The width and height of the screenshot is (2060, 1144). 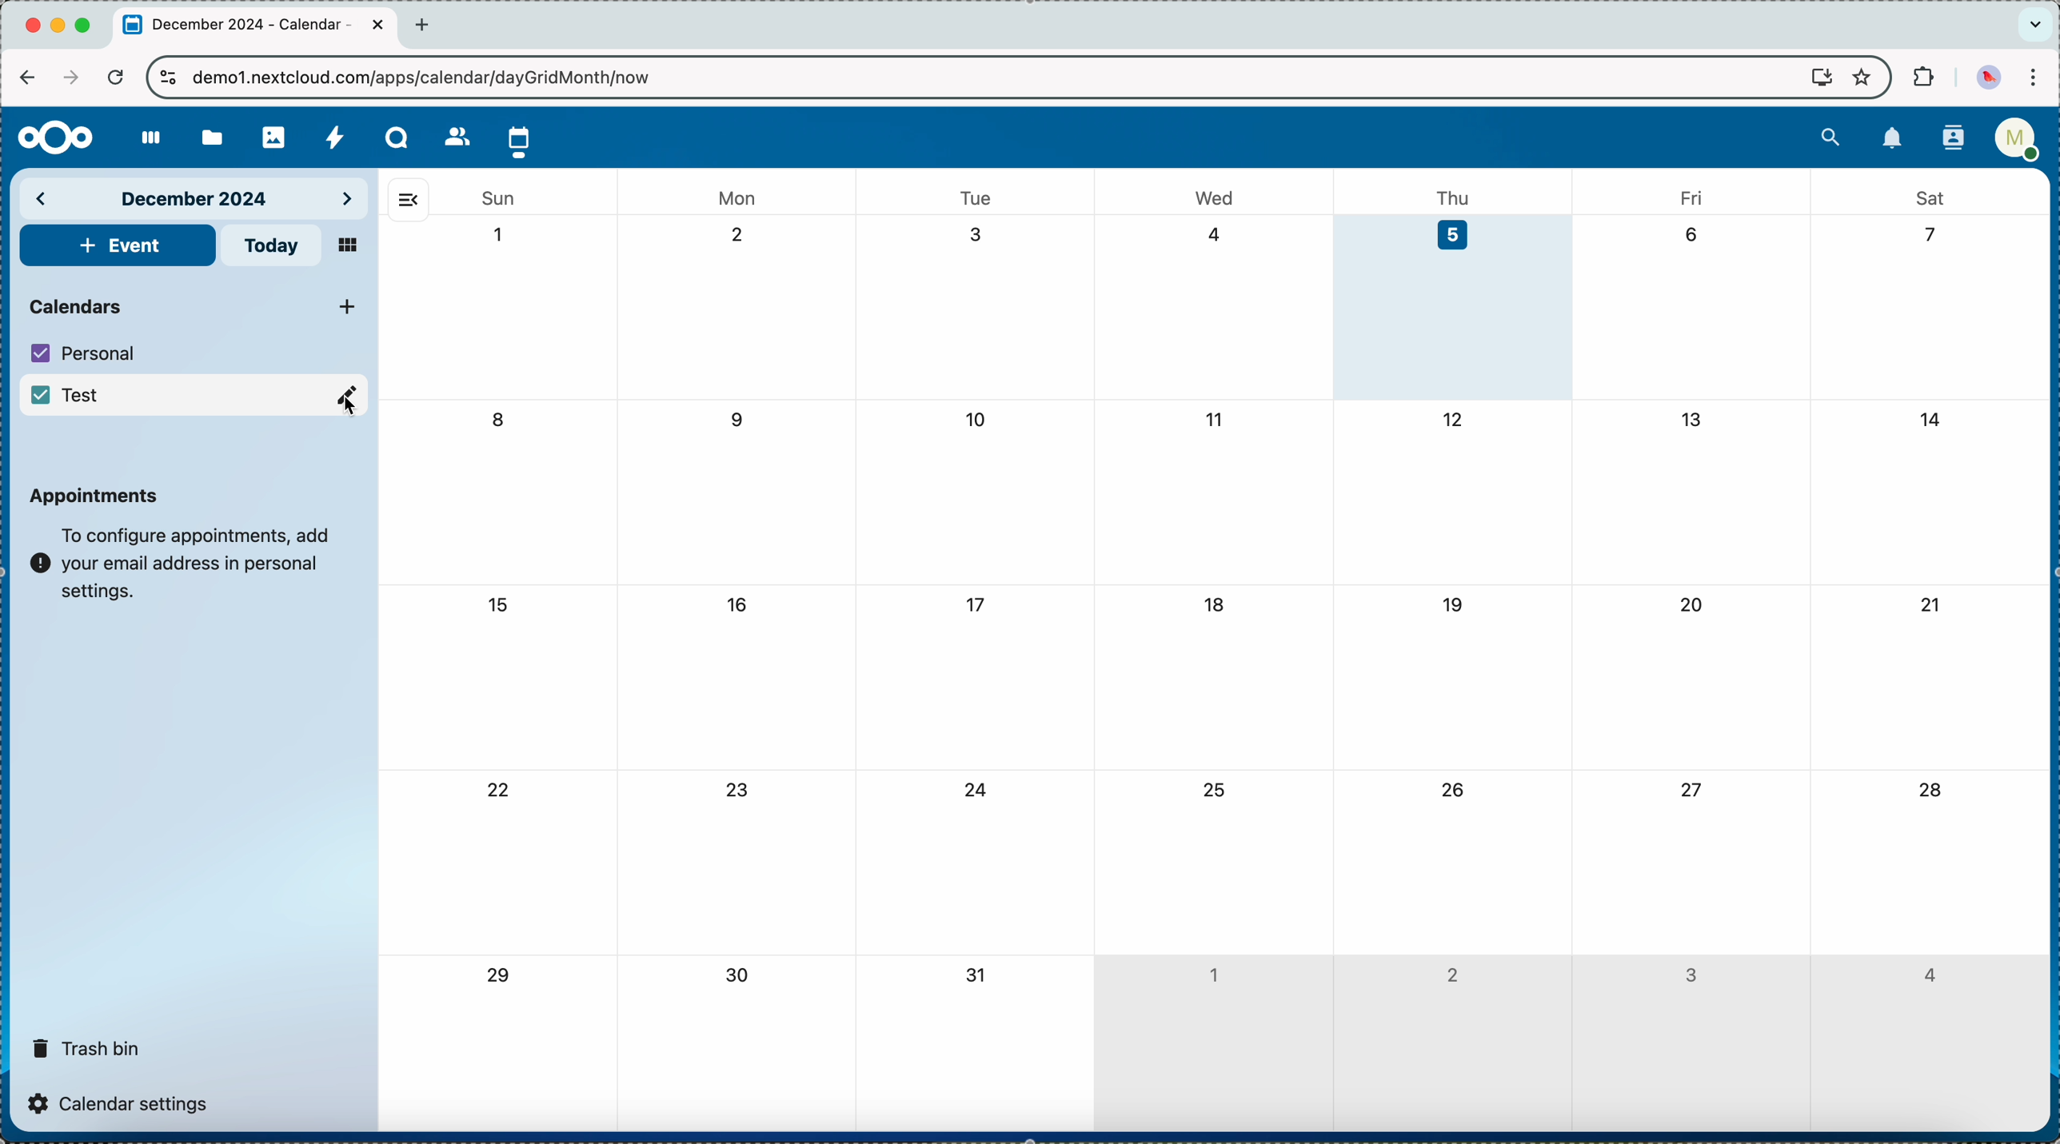 What do you see at coordinates (1454, 604) in the screenshot?
I see `19` at bounding box center [1454, 604].